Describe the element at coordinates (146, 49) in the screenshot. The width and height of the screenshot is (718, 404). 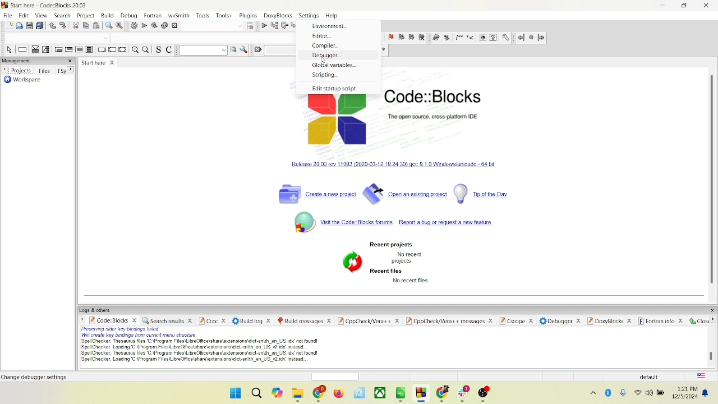
I see `zoom out` at that location.